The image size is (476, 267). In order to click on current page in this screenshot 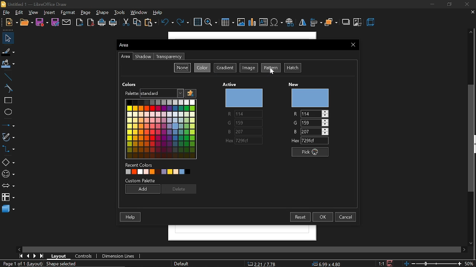, I will do `click(22, 264)`.